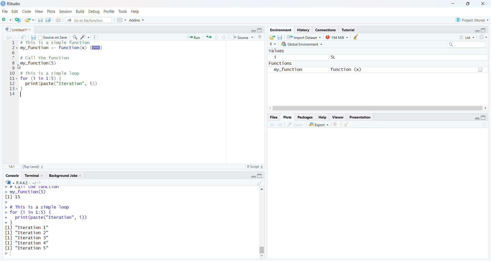  Describe the element at coordinates (82, 176) in the screenshot. I see `close` at that location.